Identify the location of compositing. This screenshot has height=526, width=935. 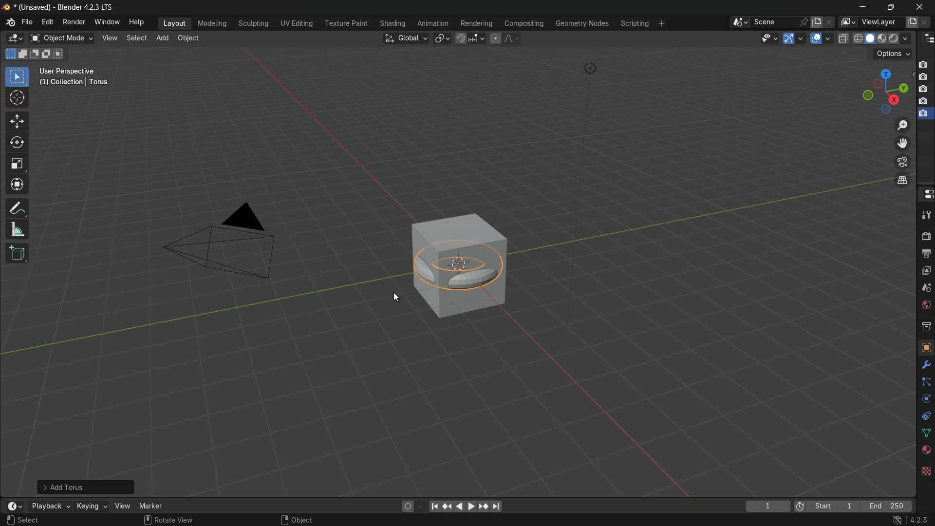
(524, 23).